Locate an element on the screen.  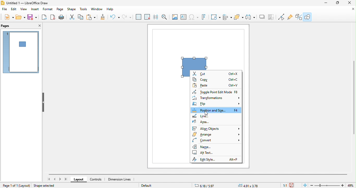
helplines while moving is located at coordinates (157, 17).